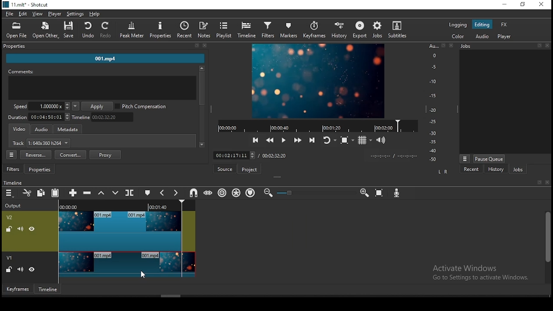 The height and width of the screenshot is (311, 553). Describe the element at coordinates (504, 5) in the screenshot. I see `minimize` at that location.